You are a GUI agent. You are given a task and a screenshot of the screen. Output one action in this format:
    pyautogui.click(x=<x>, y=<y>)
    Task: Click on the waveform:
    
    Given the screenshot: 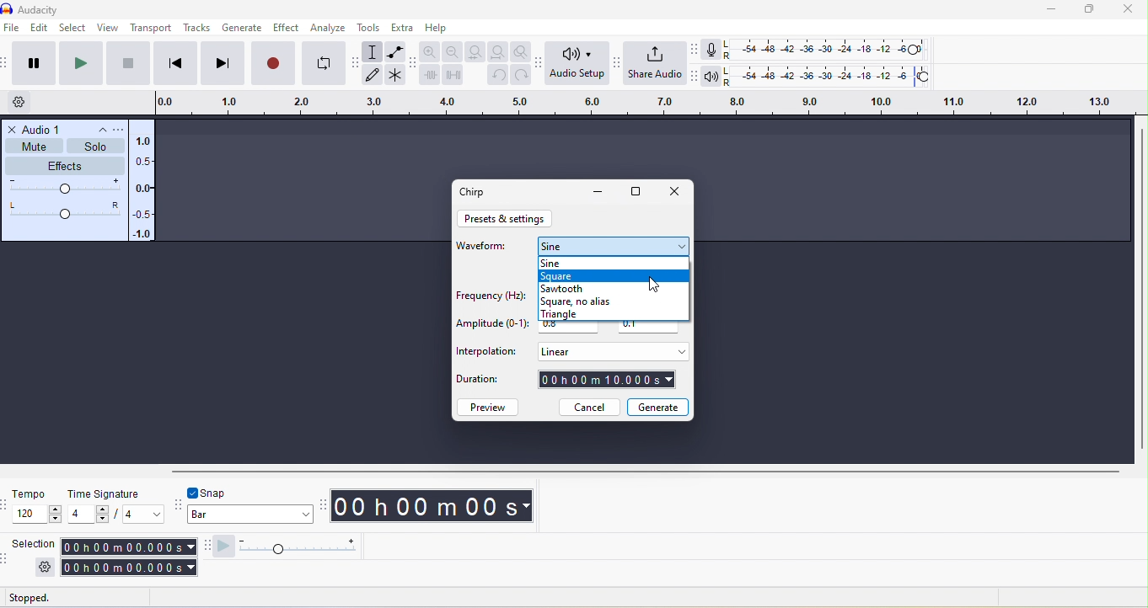 What is the action you would take?
    pyautogui.click(x=485, y=250)
    